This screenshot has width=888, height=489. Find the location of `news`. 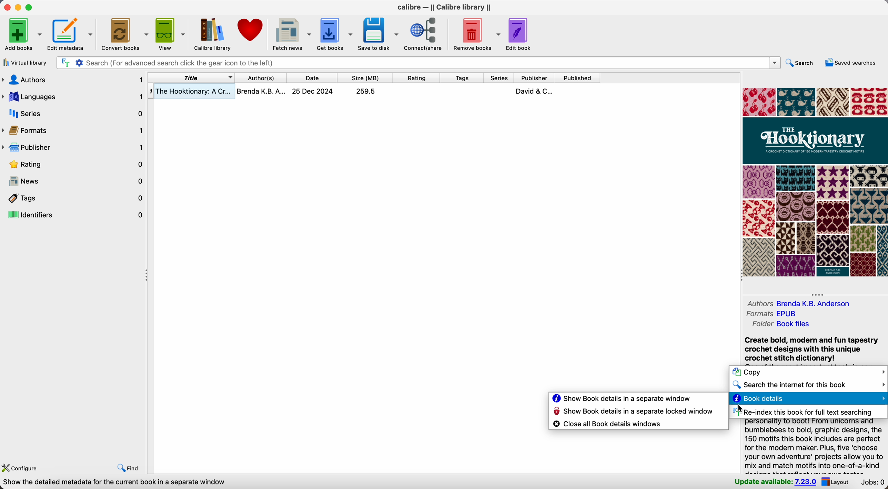

news is located at coordinates (74, 182).